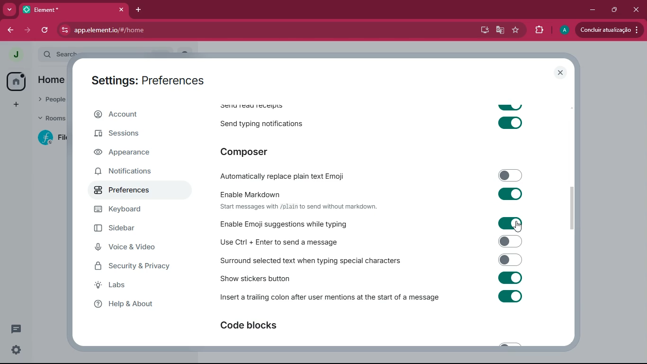 This screenshot has width=647, height=364. Describe the element at coordinates (383, 241) in the screenshot. I see `enable ctrl enter` at that location.